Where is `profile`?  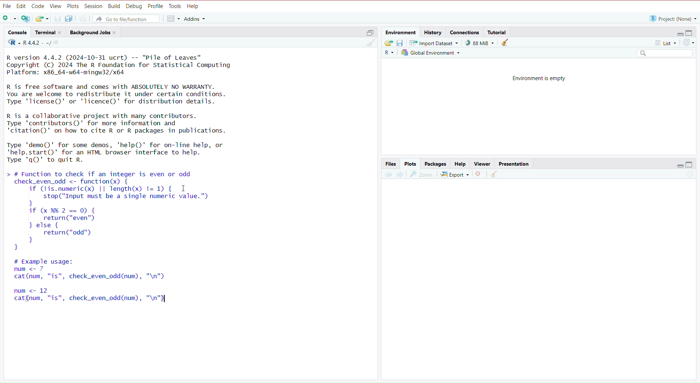
profile is located at coordinates (156, 6).